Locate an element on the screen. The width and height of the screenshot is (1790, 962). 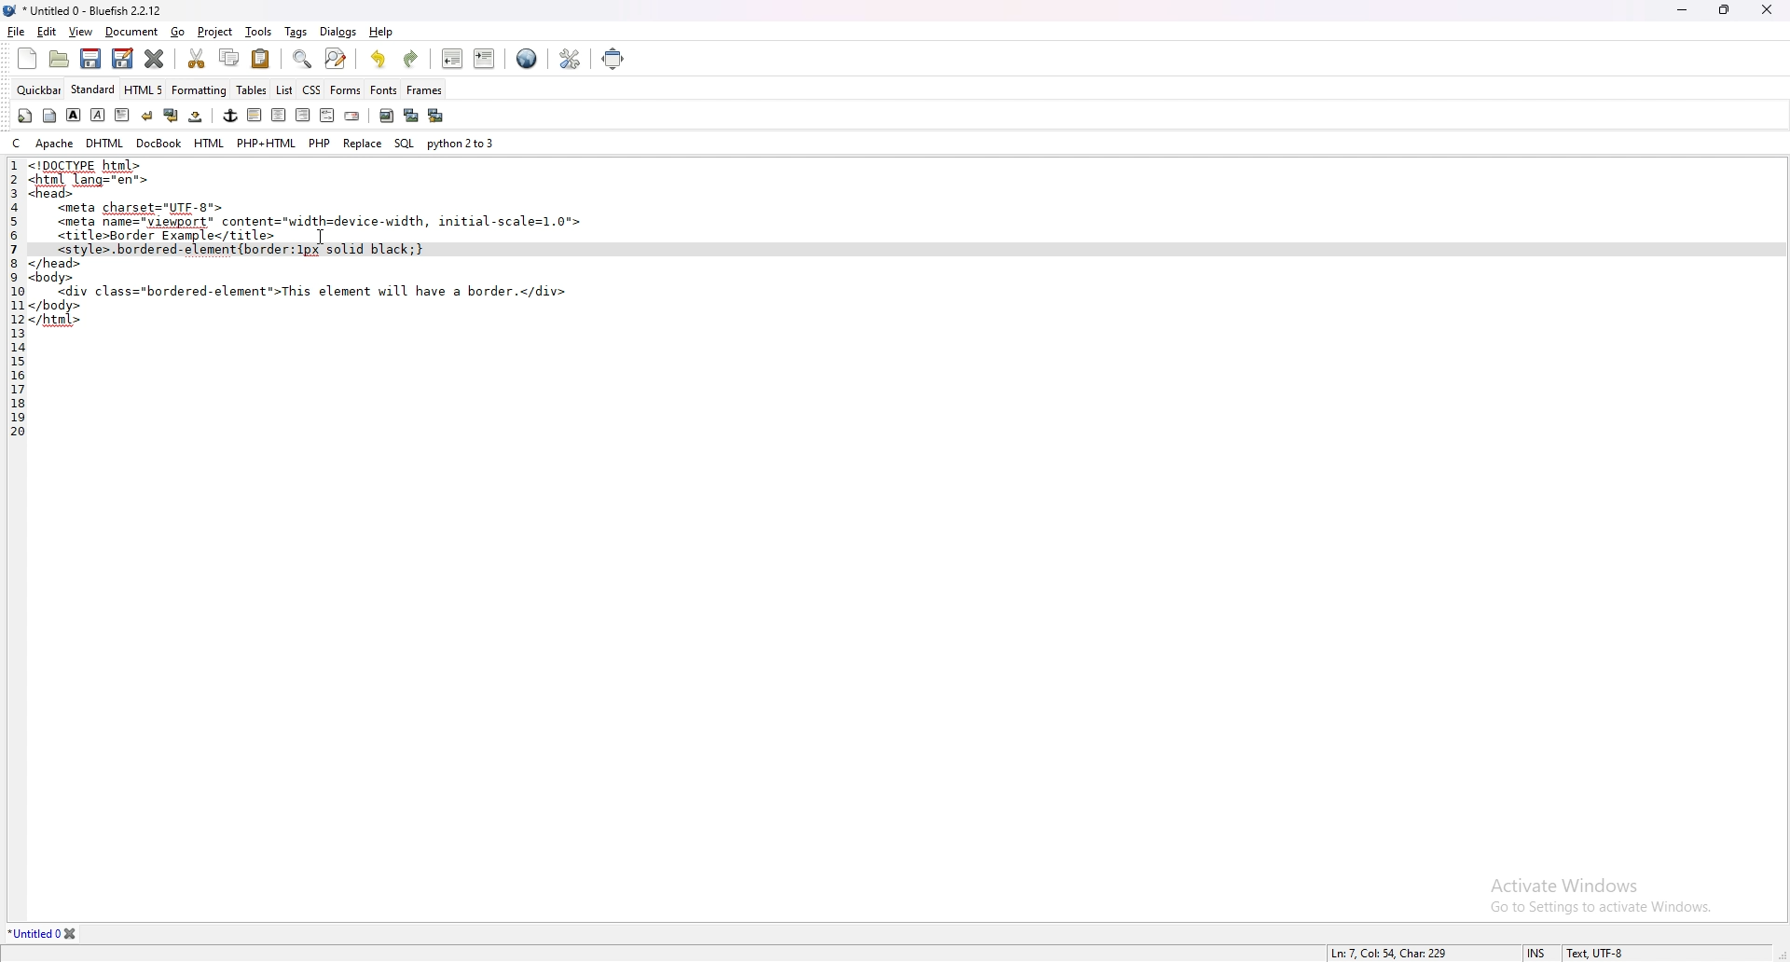
insert image is located at coordinates (387, 116).